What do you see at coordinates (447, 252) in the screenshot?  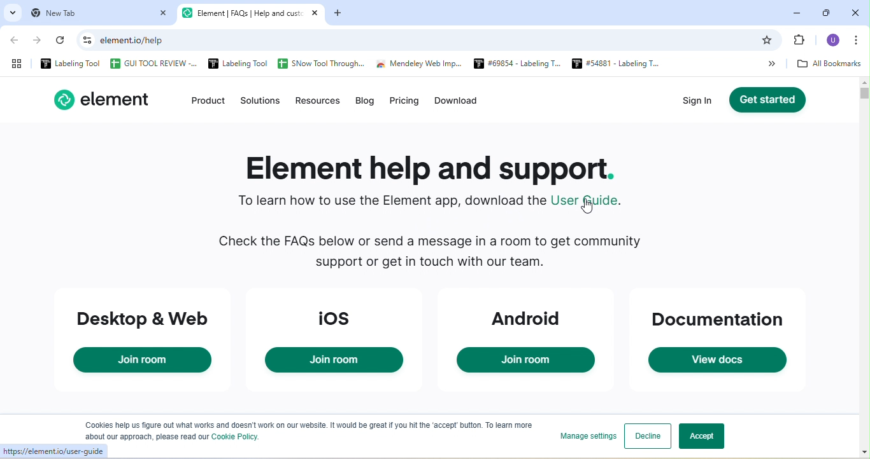 I see `Check the FAQs below or send a message in a room to get community
support or get in touch with our team.` at bounding box center [447, 252].